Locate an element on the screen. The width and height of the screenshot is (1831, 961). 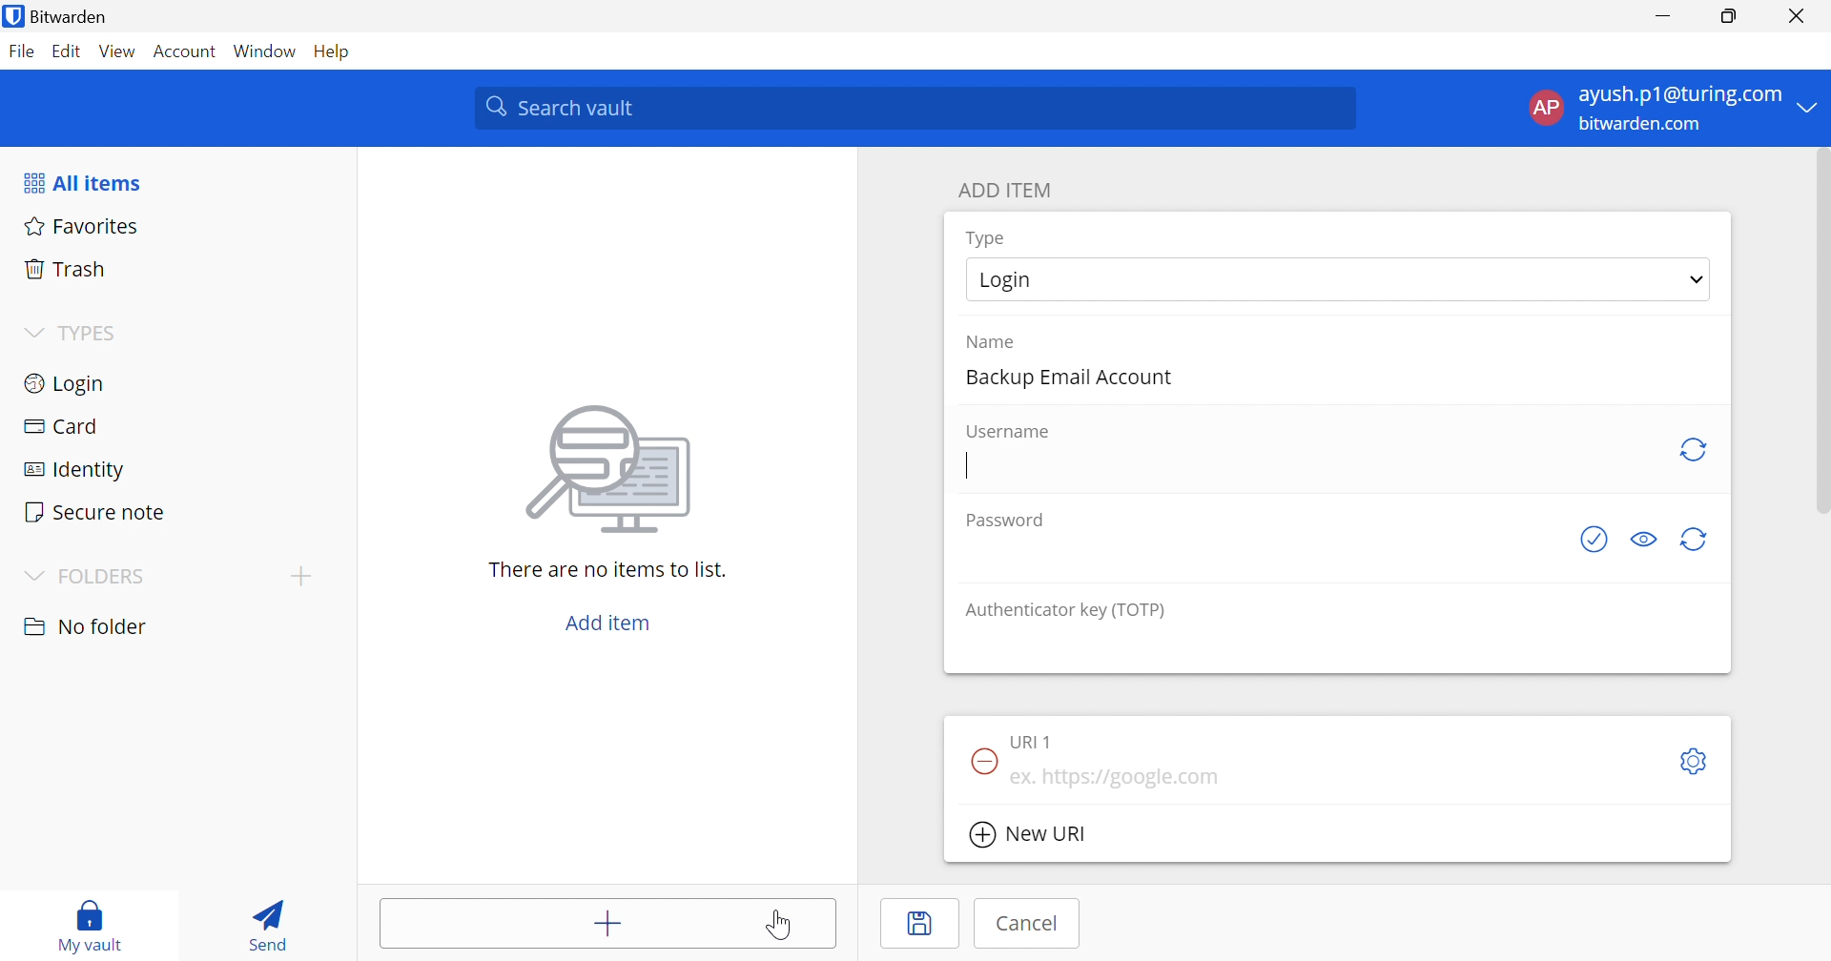
Secure notes is located at coordinates (97, 512).